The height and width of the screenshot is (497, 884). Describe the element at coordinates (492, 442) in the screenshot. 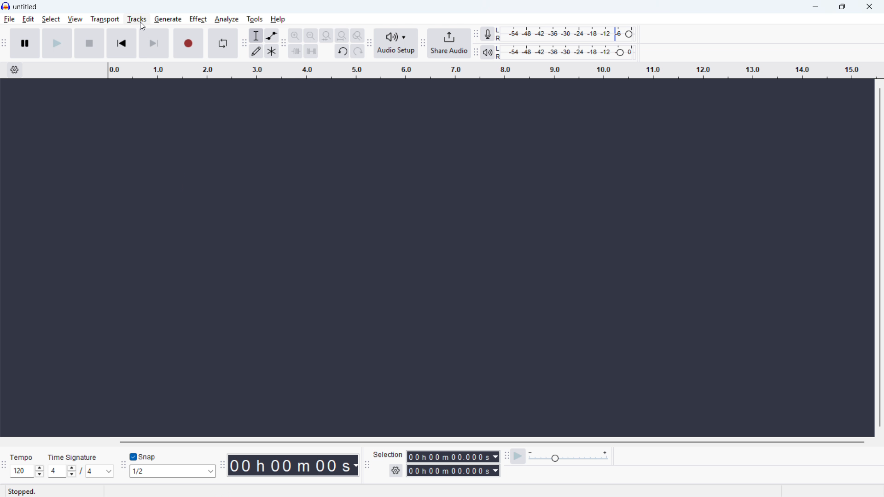

I see `Horizontal scroll bar ` at that location.